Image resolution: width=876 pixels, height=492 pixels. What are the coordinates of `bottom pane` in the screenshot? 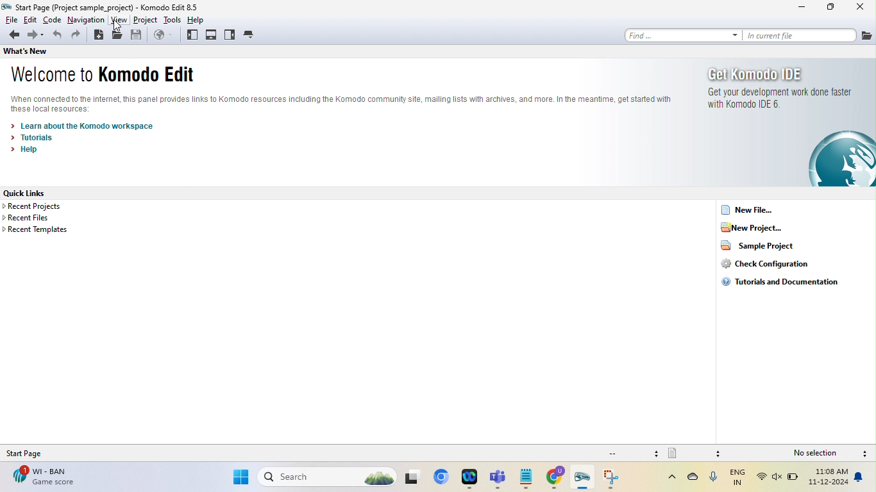 It's located at (211, 35).